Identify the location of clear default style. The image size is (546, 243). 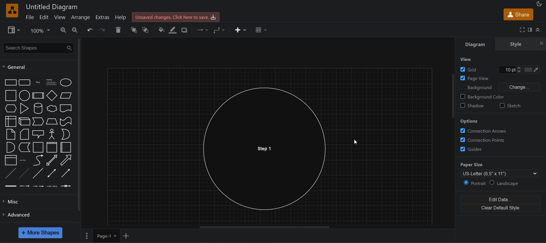
(500, 208).